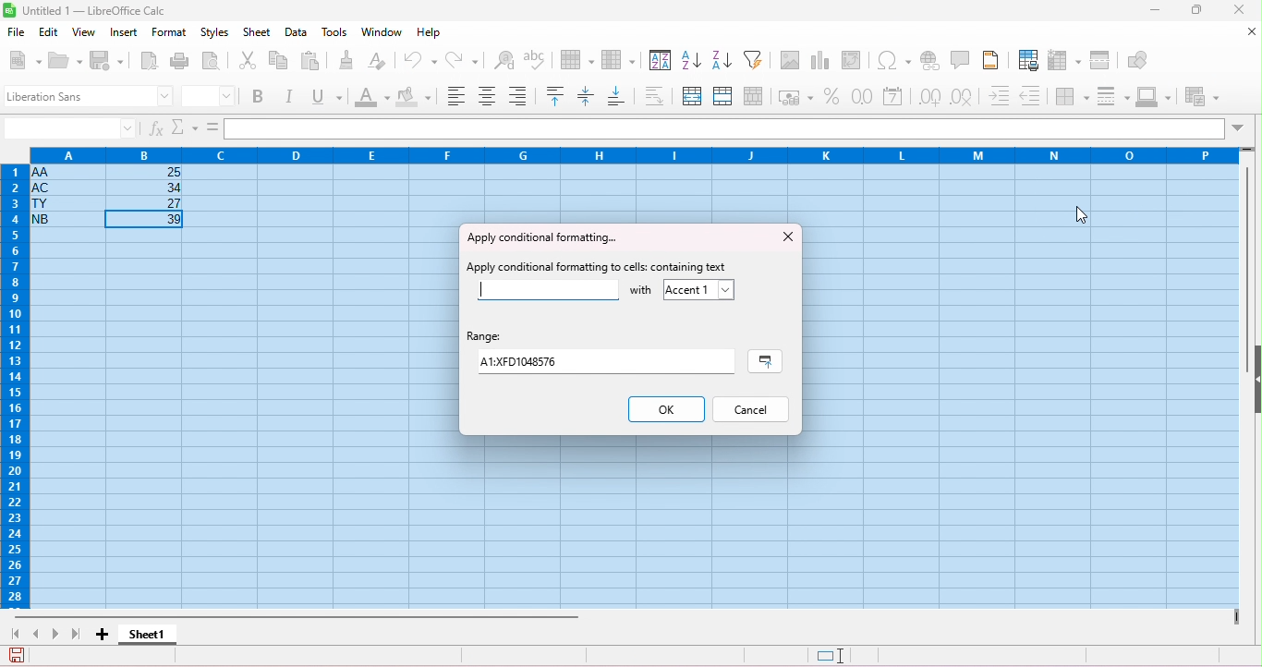  Describe the element at coordinates (58, 634) in the screenshot. I see `next sheet` at that location.